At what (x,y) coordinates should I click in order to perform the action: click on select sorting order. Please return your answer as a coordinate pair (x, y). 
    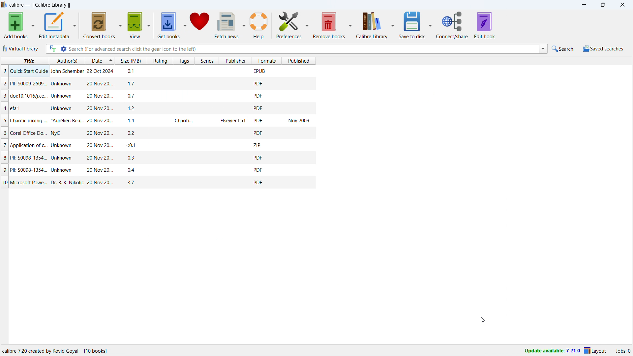
    Looking at the image, I should click on (111, 61).